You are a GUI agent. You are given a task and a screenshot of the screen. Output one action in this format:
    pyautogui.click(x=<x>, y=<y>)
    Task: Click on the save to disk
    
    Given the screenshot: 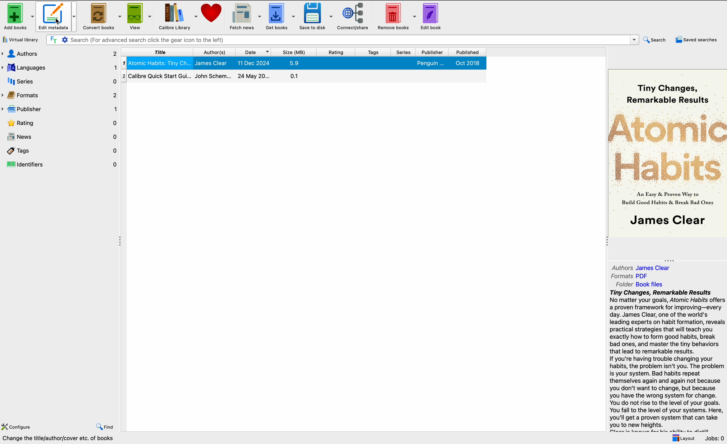 What is the action you would take?
    pyautogui.click(x=316, y=17)
    